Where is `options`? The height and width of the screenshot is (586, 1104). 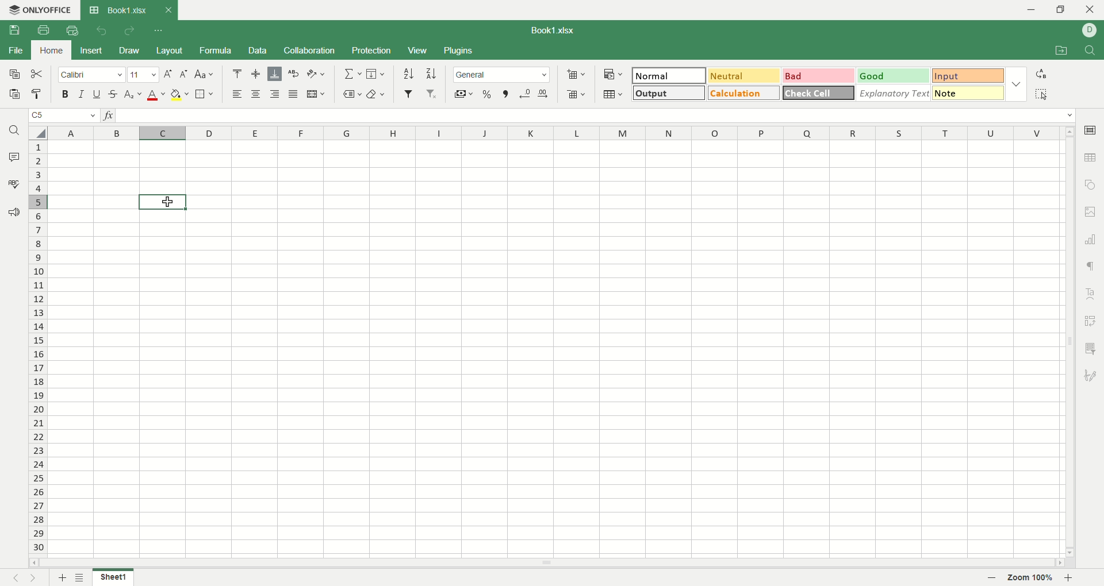 options is located at coordinates (1018, 82).